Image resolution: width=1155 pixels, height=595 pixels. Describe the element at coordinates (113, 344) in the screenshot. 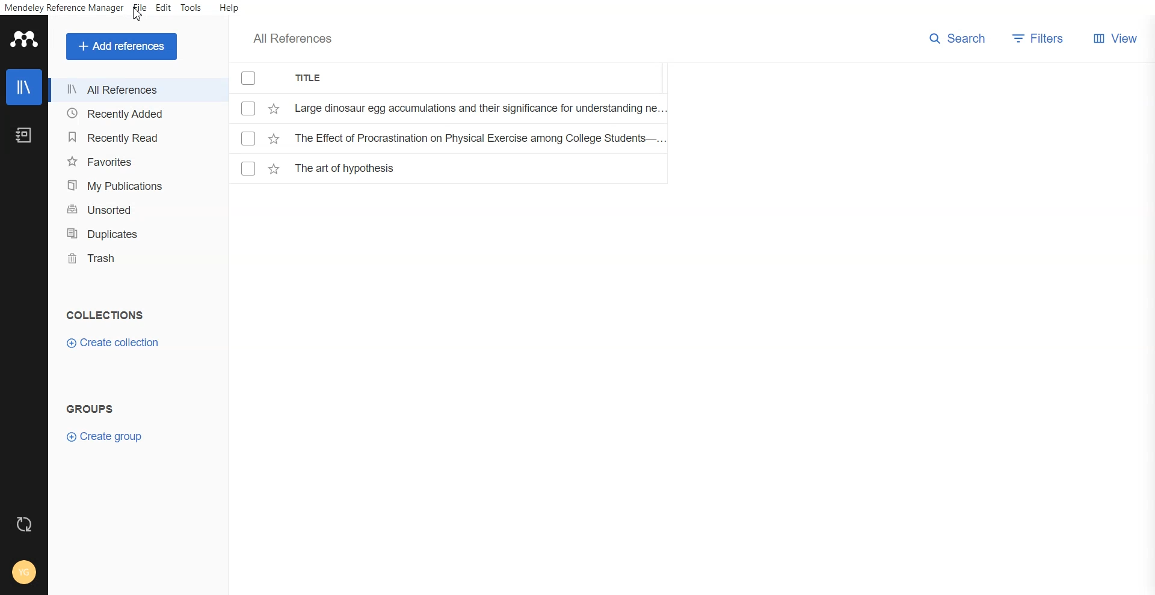

I see `Create collection` at that location.